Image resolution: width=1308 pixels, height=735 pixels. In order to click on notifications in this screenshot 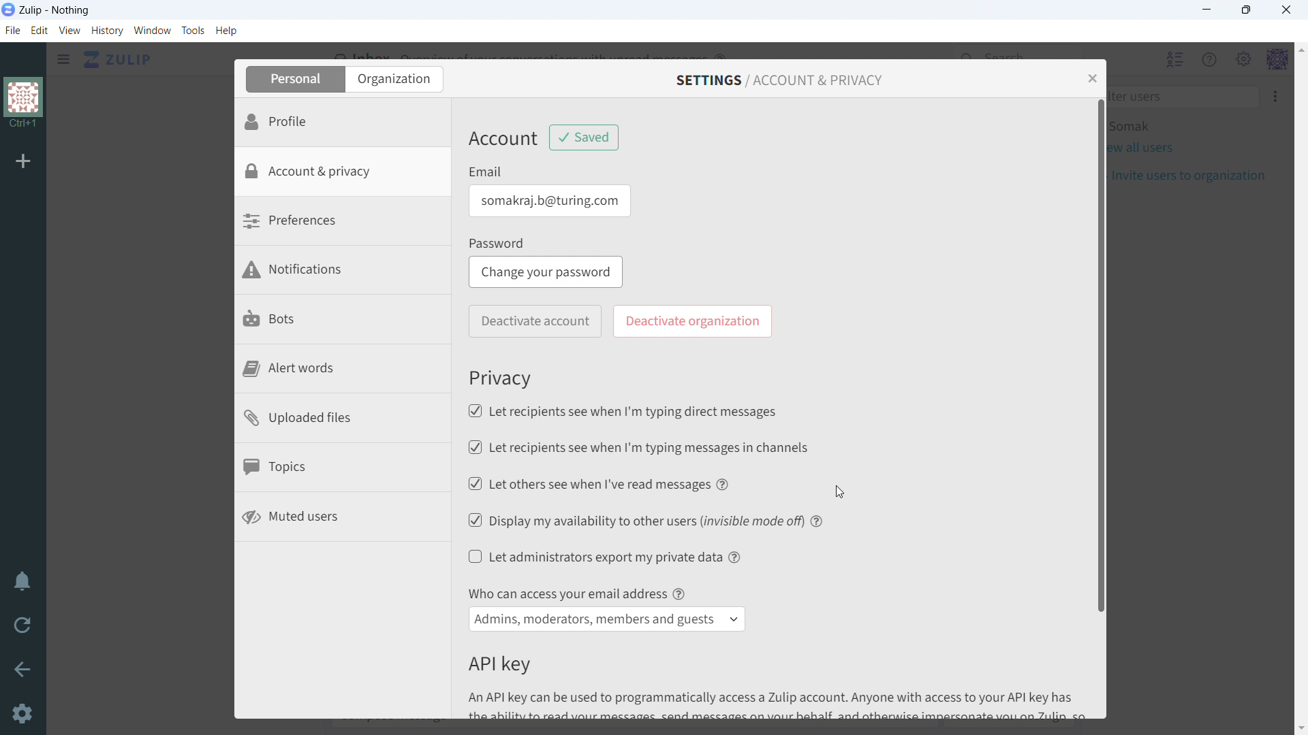, I will do `click(341, 272)`.